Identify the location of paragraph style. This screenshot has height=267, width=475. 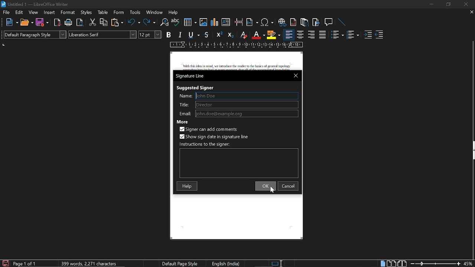
(34, 34).